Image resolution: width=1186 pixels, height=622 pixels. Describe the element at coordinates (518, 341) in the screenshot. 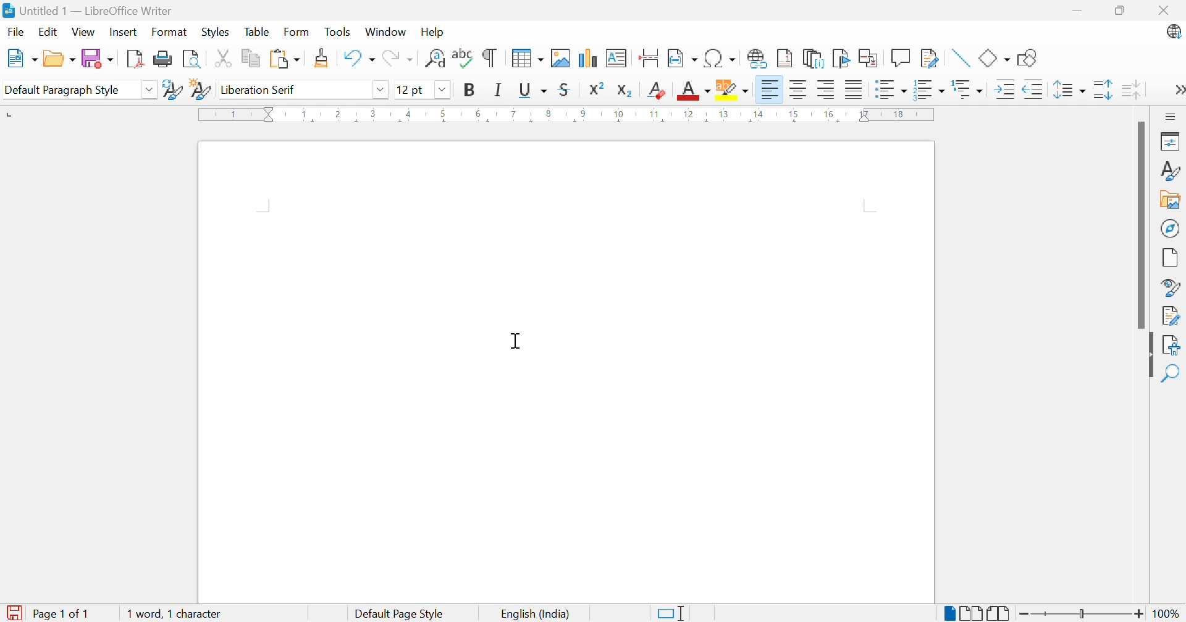

I see `Cursor` at that location.